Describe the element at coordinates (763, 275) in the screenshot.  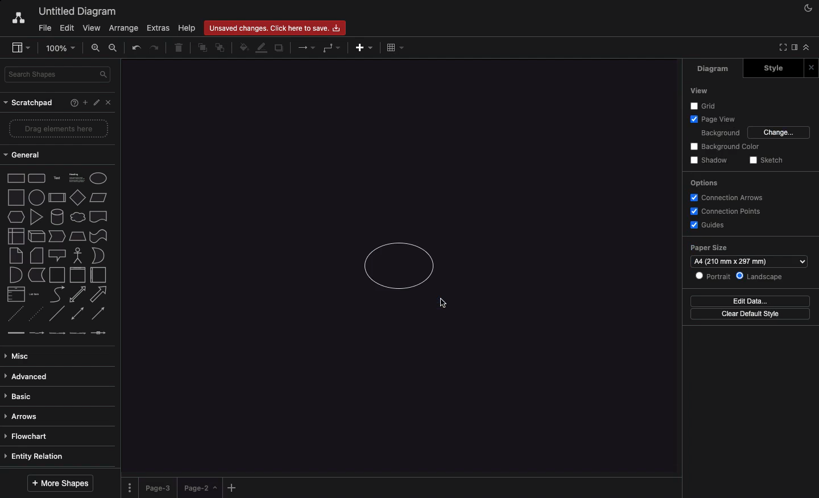
I see `Landscape` at that location.